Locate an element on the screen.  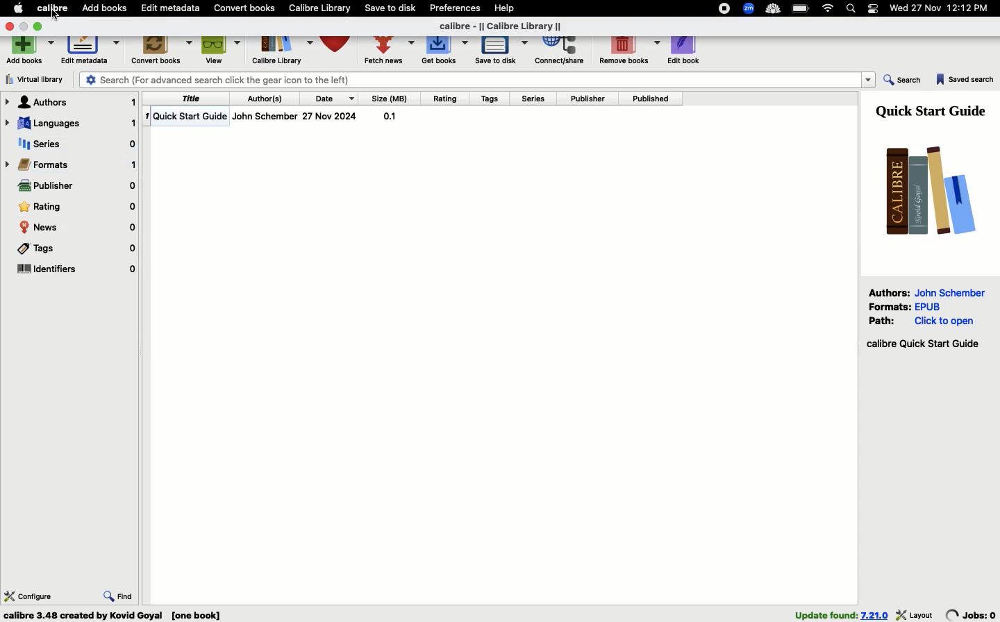
Path is located at coordinates (884, 320).